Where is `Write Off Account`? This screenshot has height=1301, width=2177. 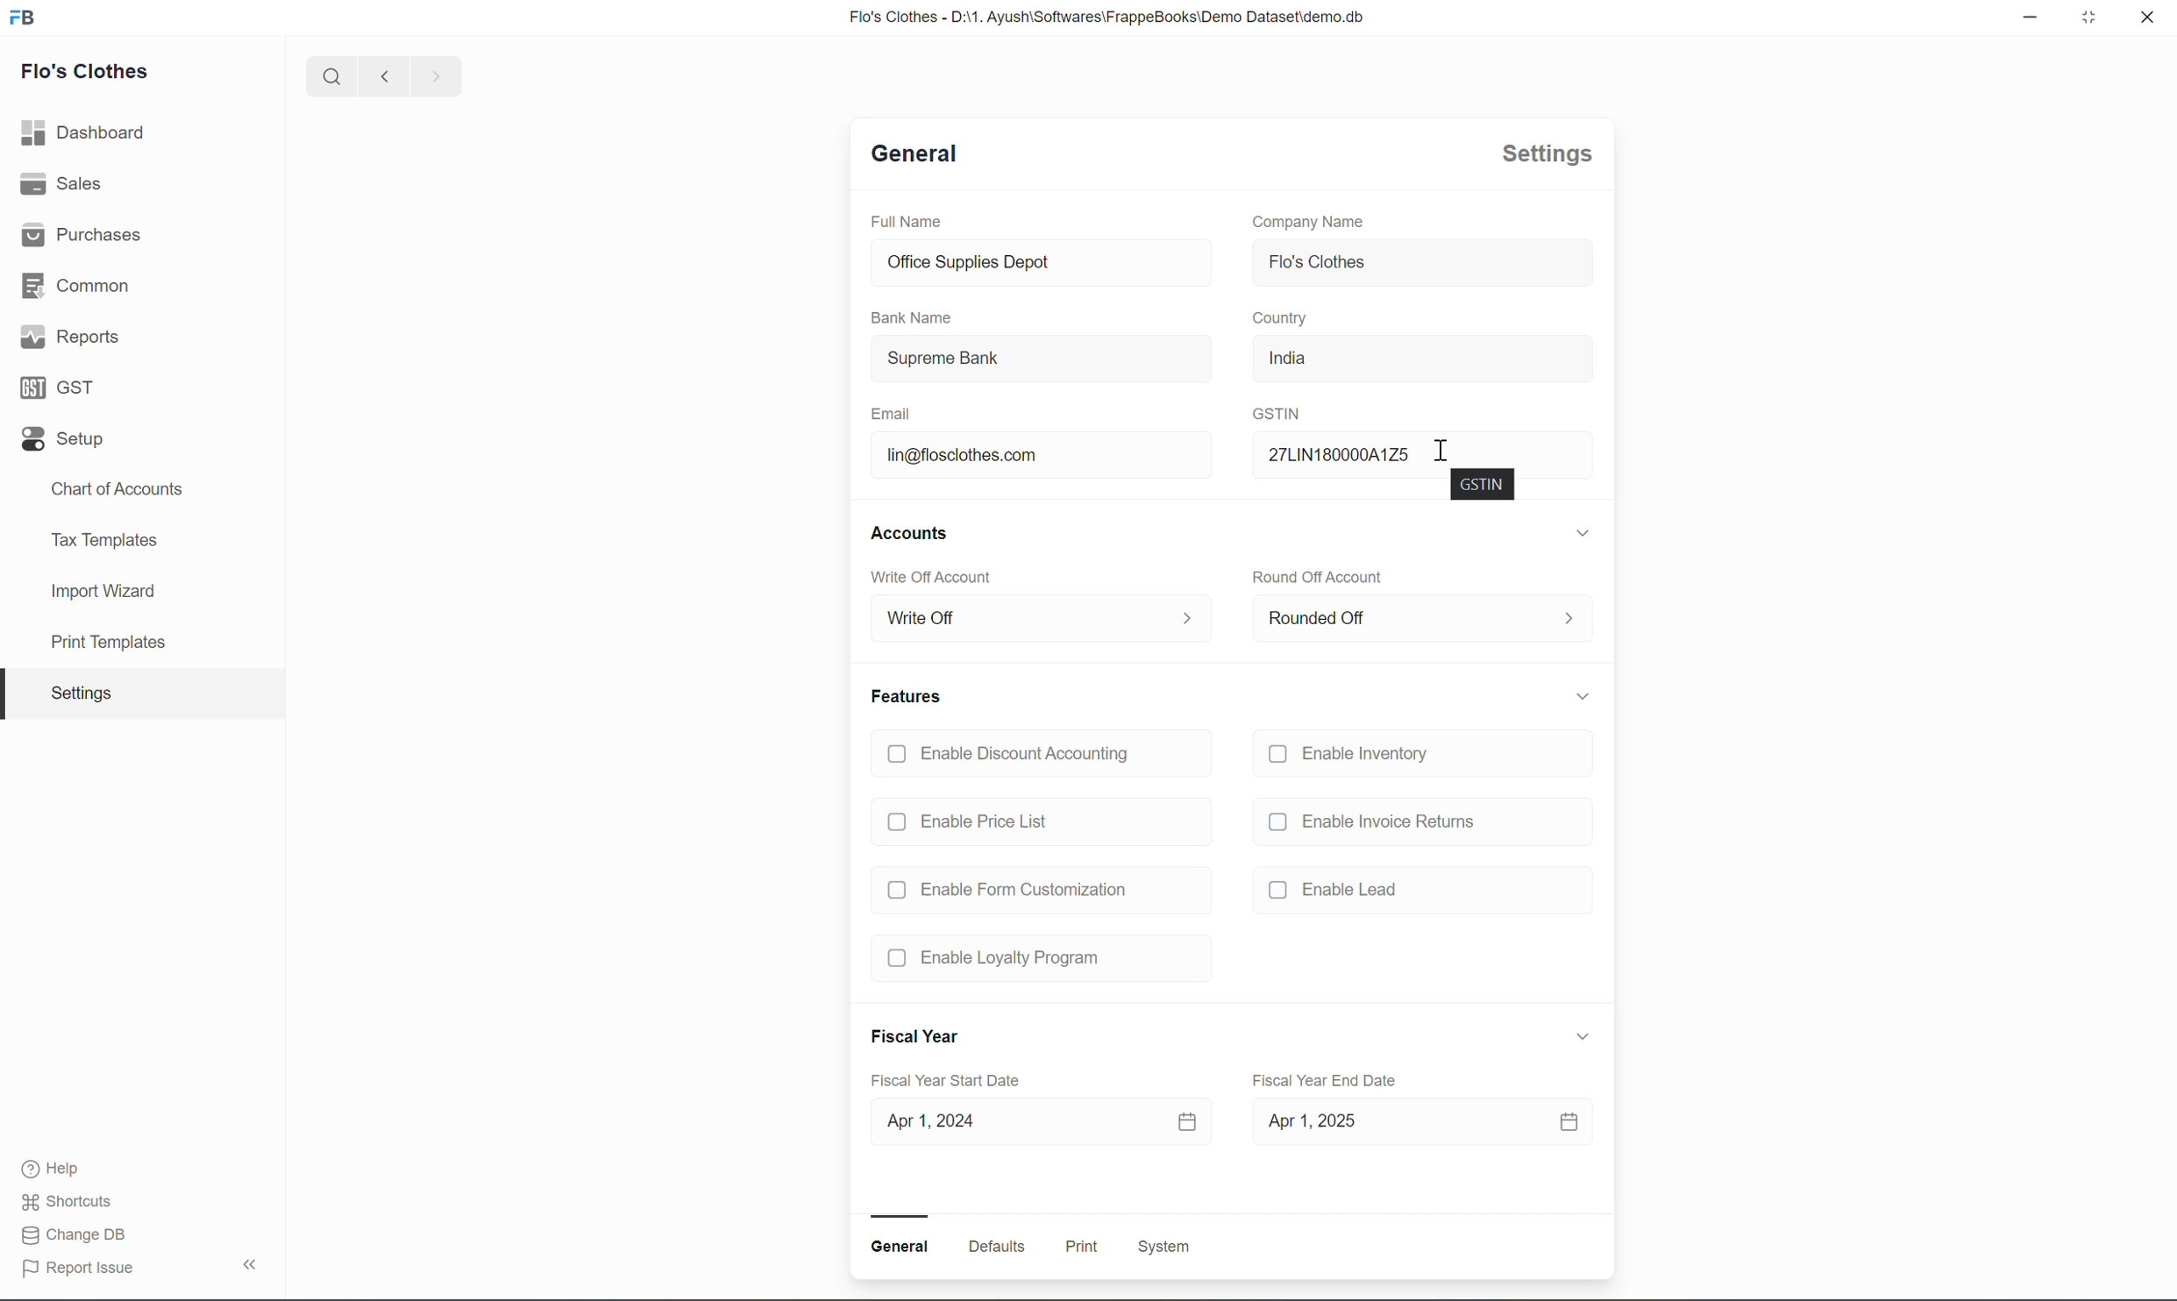 Write Off Account is located at coordinates (931, 578).